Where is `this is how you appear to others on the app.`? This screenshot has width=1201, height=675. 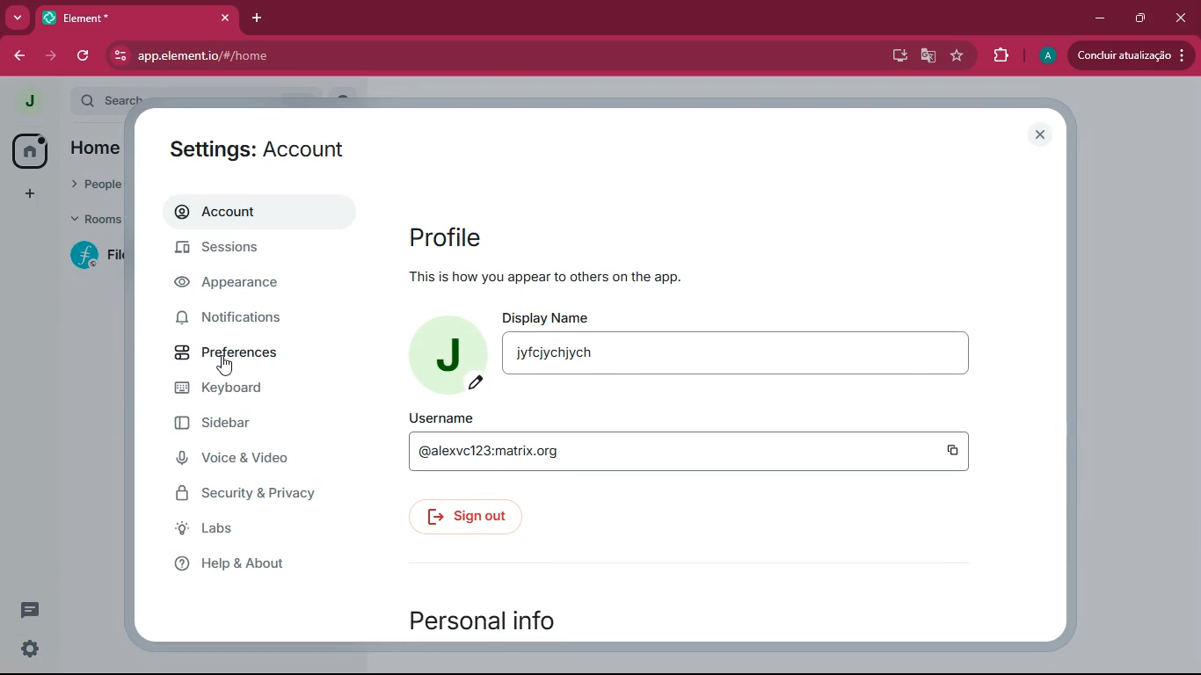 this is how you appear to others on the app. is located at coordinates (545, 277).